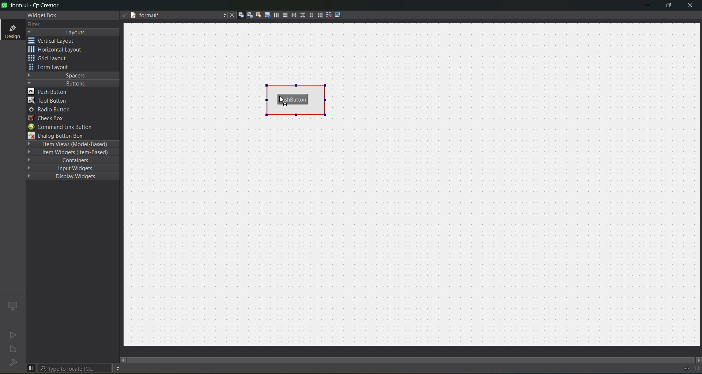  What do you see at coordinates (284, 15) in the screenshot?
I see `vertical layout` at bounding box center [284, 15].